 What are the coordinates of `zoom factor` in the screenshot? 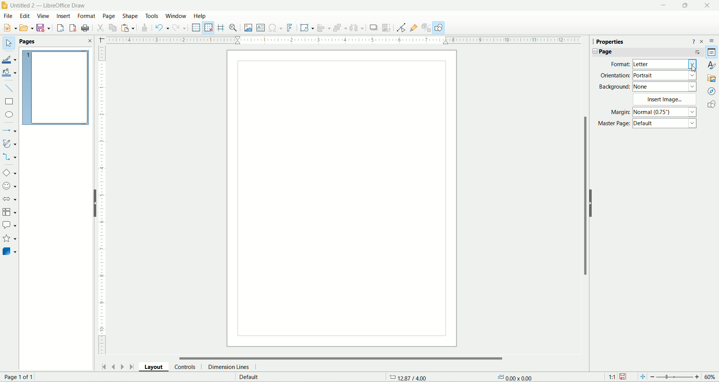 It's located at (684, 377).